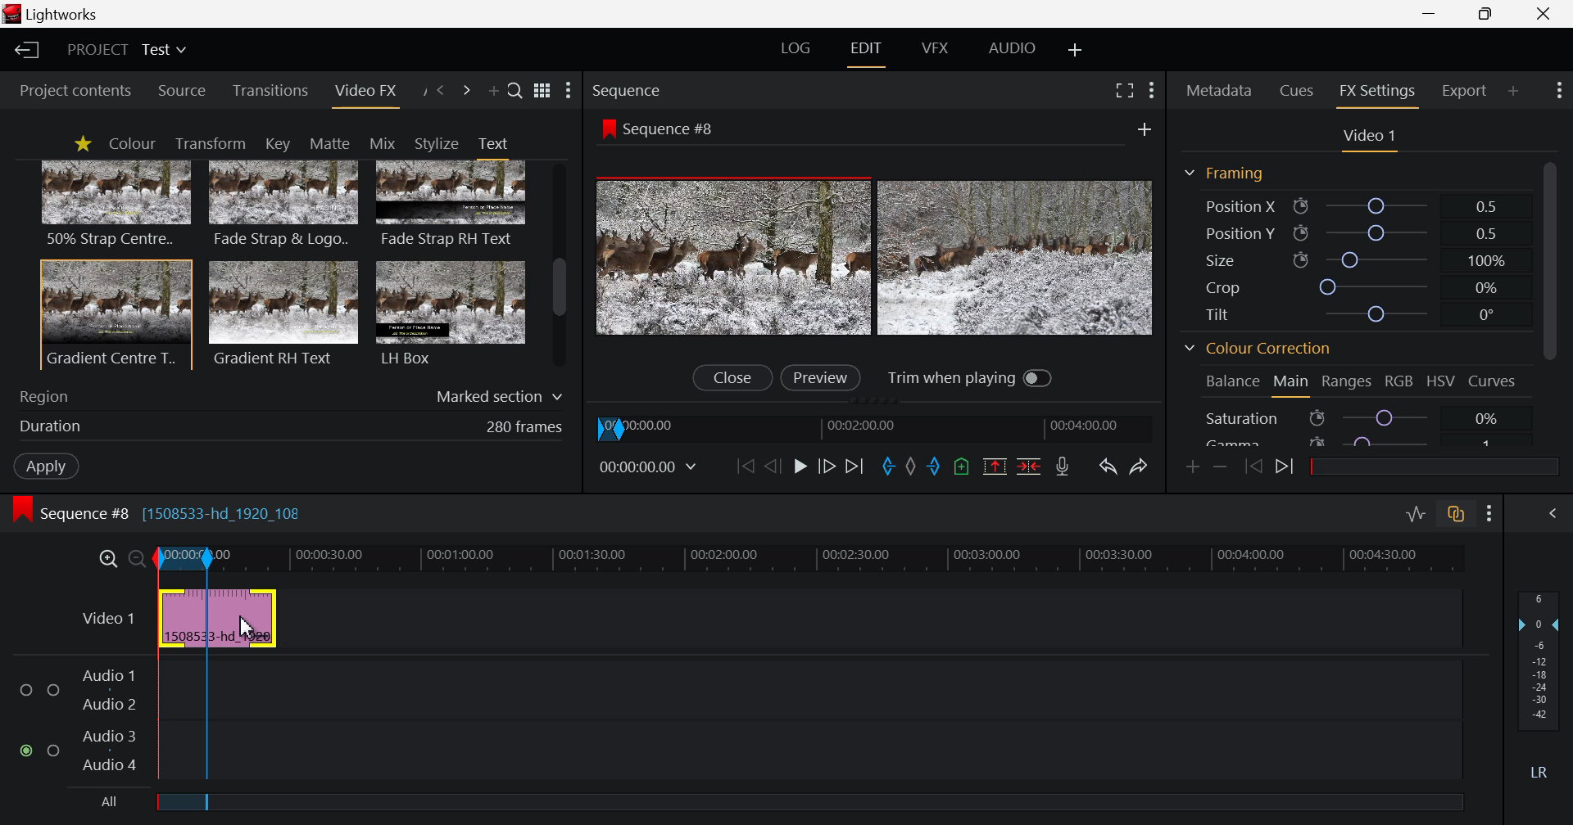  Describe the element at coordinates (1357, 313) in the screenshot. I see `Tilt` at that location.